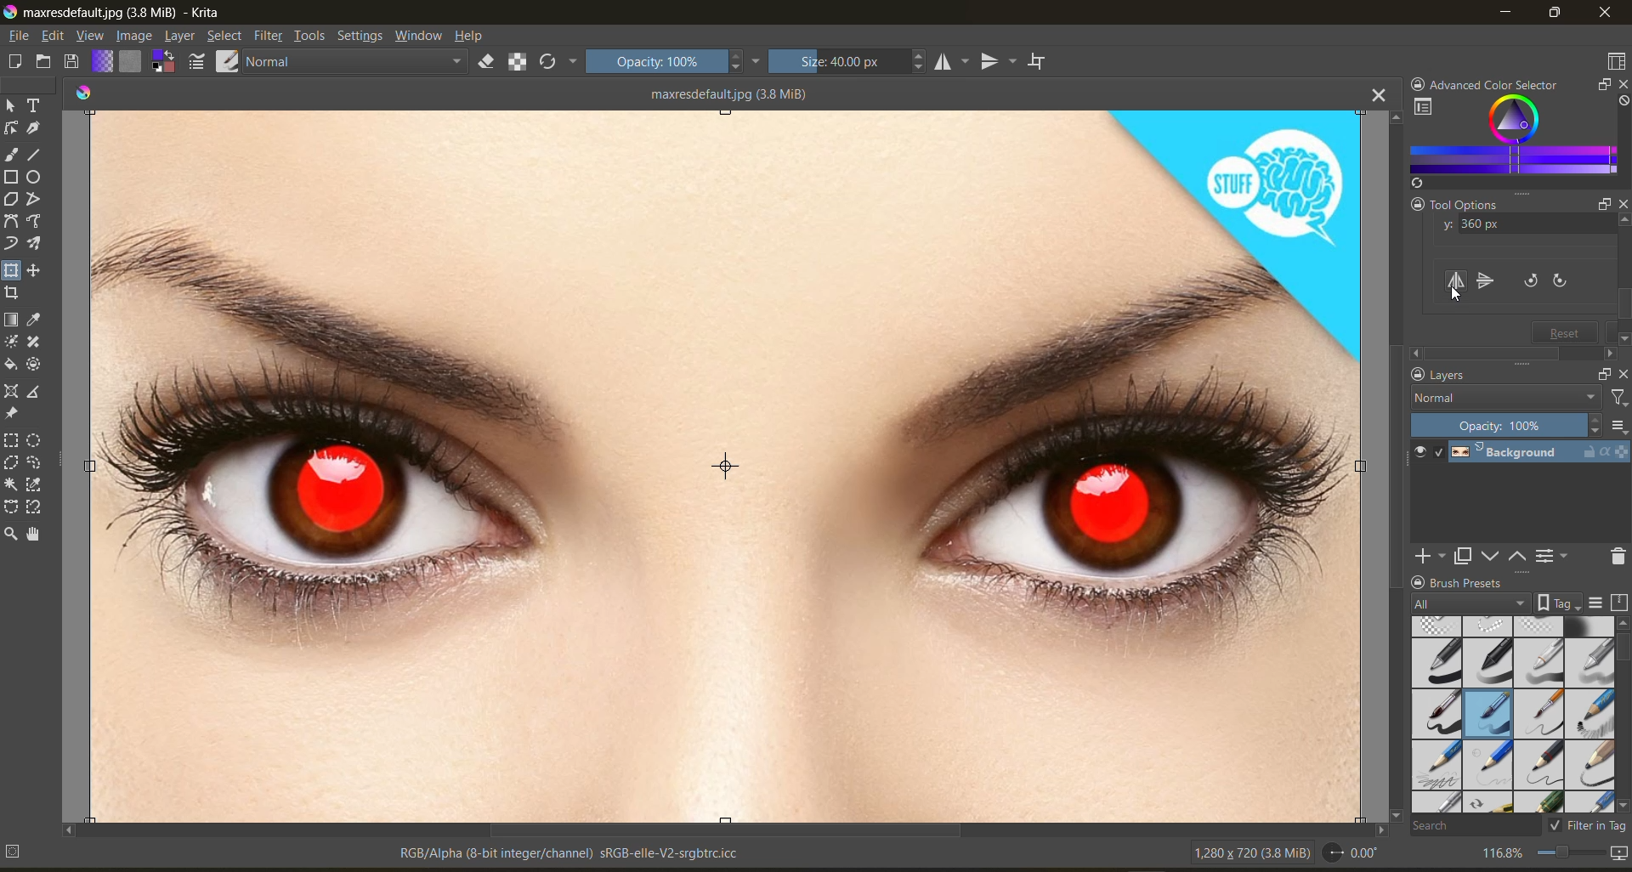 The height and width of the screenshot is (872, 1632). Describe the element at coordinates (10, 462) in the screenshot. I see `tool` at that location.